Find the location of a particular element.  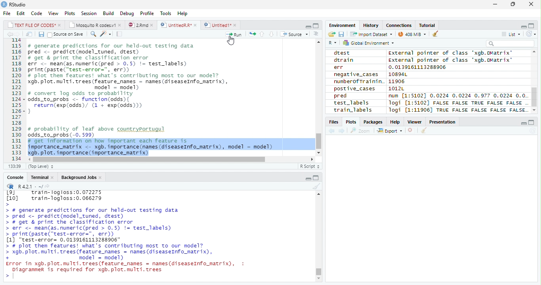

Plots is located at coordinates (69, 13).